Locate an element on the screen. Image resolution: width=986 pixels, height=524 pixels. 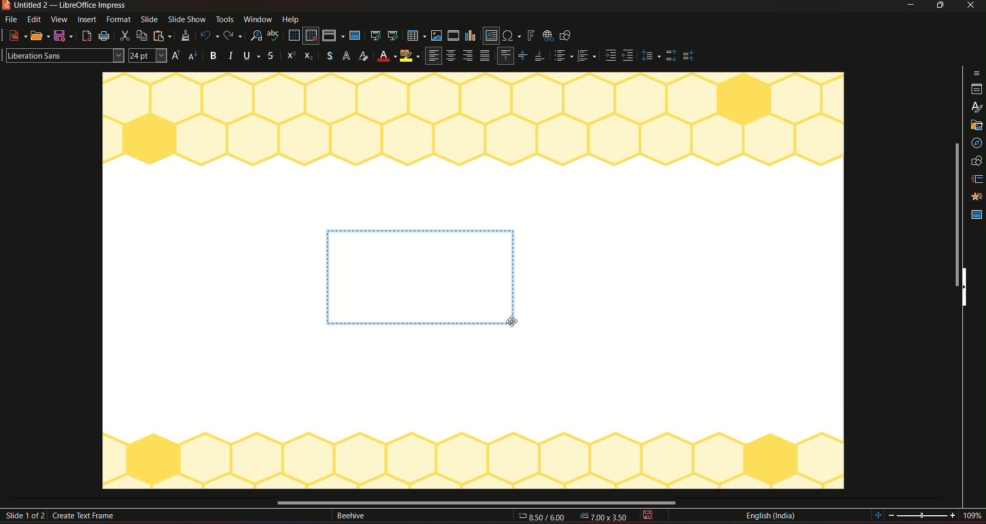
highlighter is located at coordinates (410, 57).